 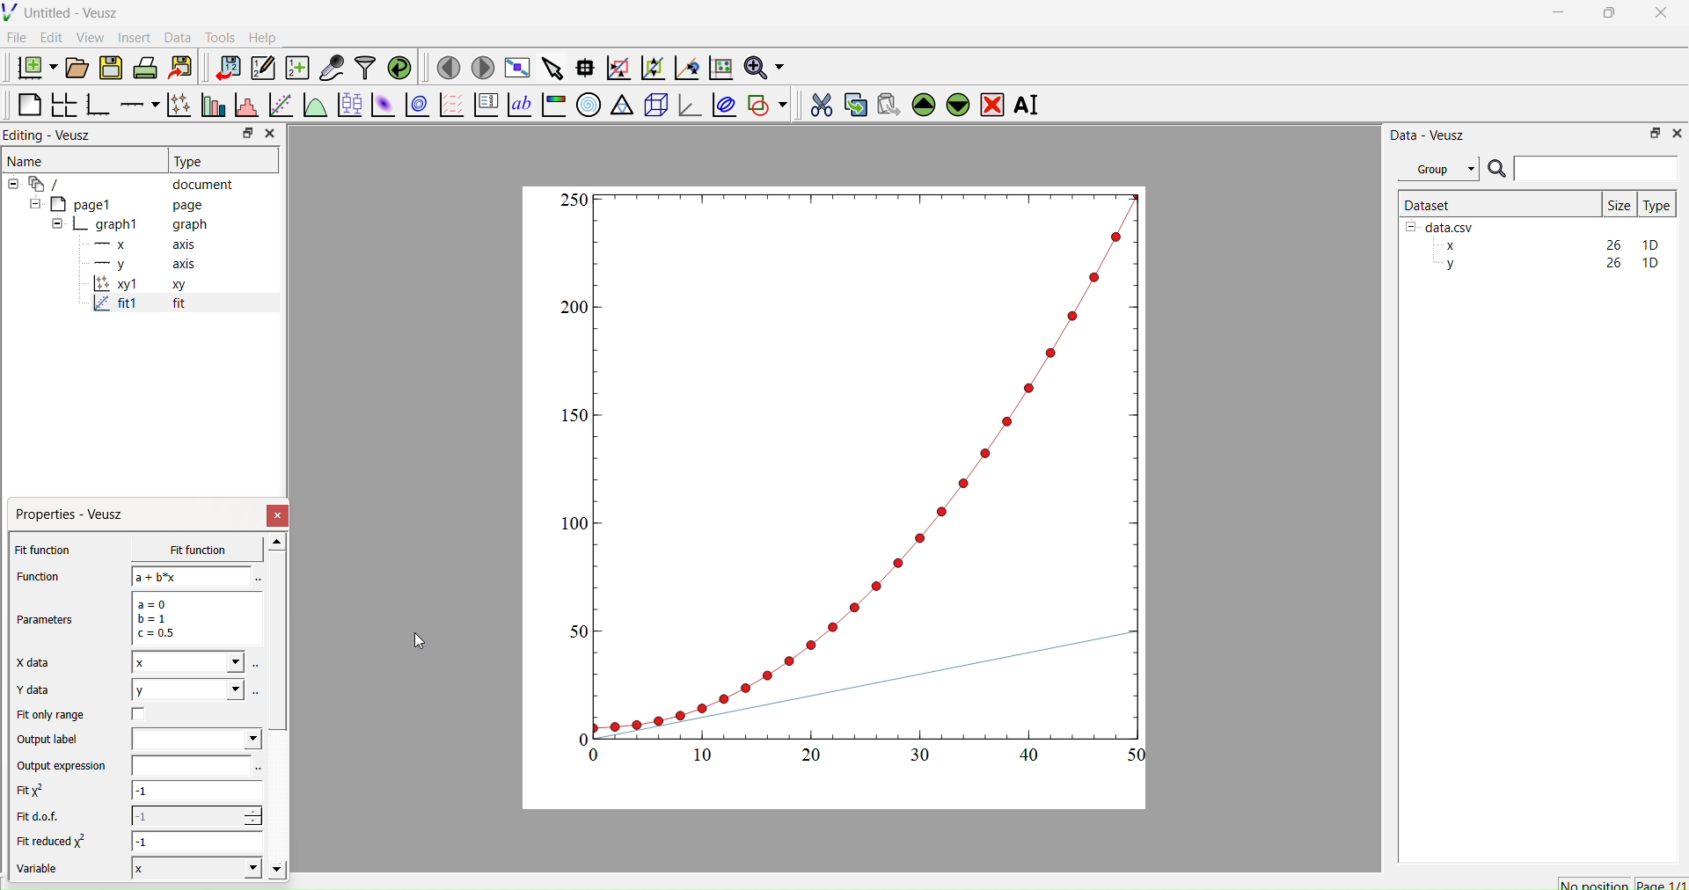 What do you see at coordinates (1676, 132) in the screenshot?
I see `Close` at bounding box center [1676, 132].